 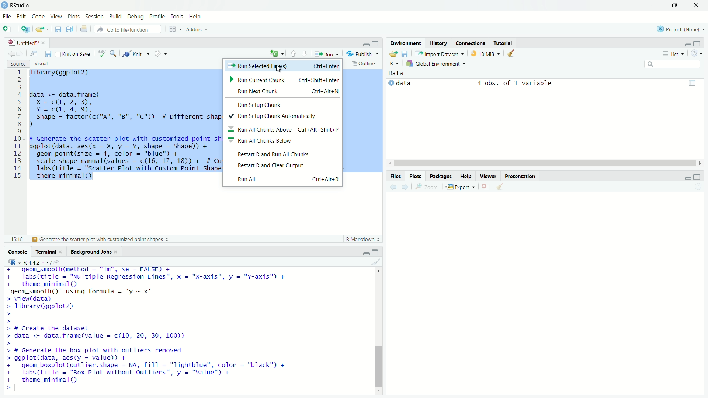 What do you see at coordinates (697, 177) in the screenshot?
I see `maximize` at bounding box center [697, 177].